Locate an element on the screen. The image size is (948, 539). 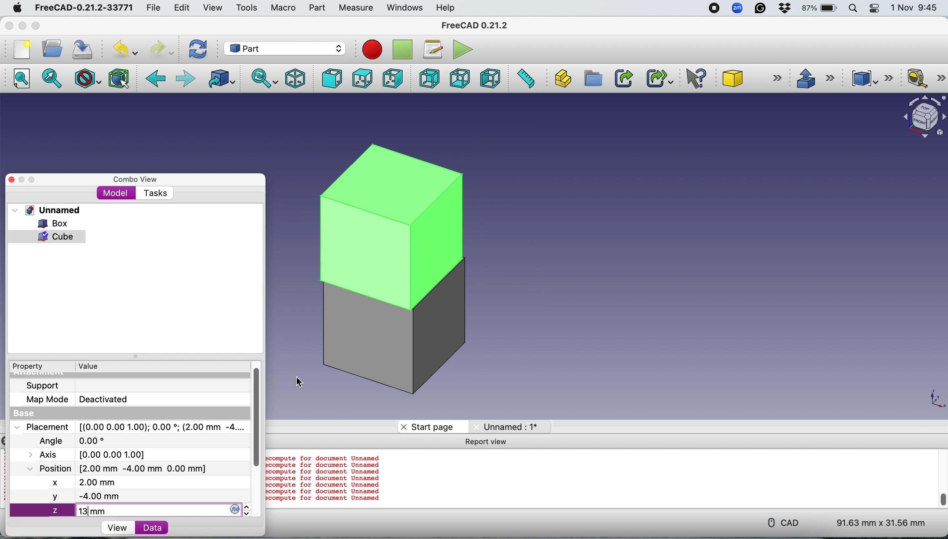
Zoom is located at coordinates (738, 9).